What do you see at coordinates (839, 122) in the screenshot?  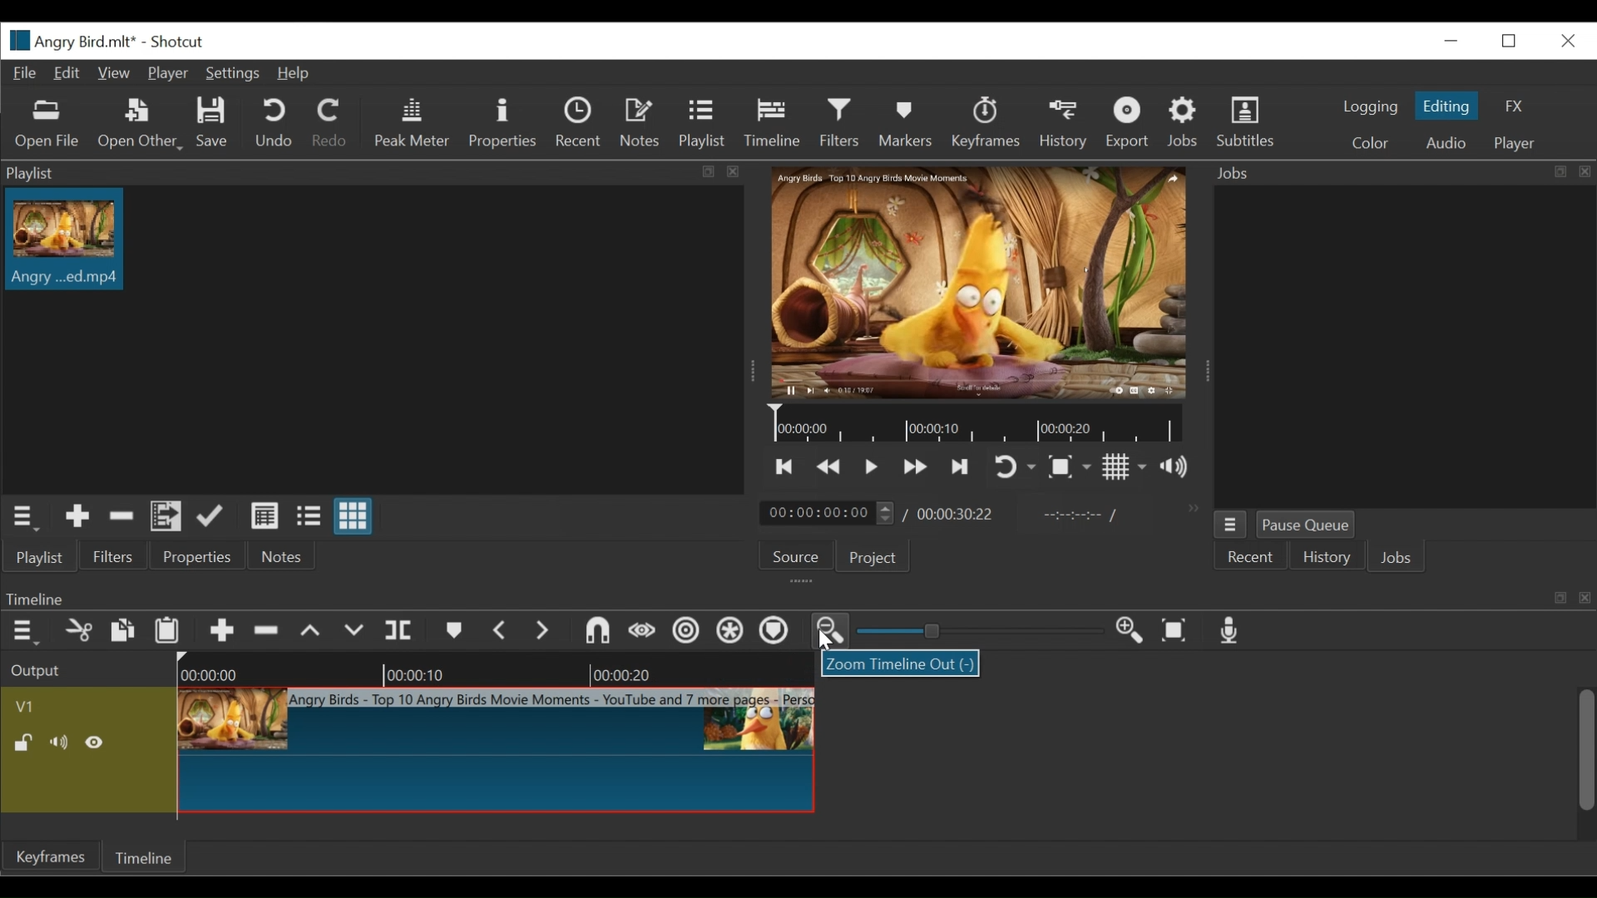 I see `Filter` at bounding box center [839, 122].